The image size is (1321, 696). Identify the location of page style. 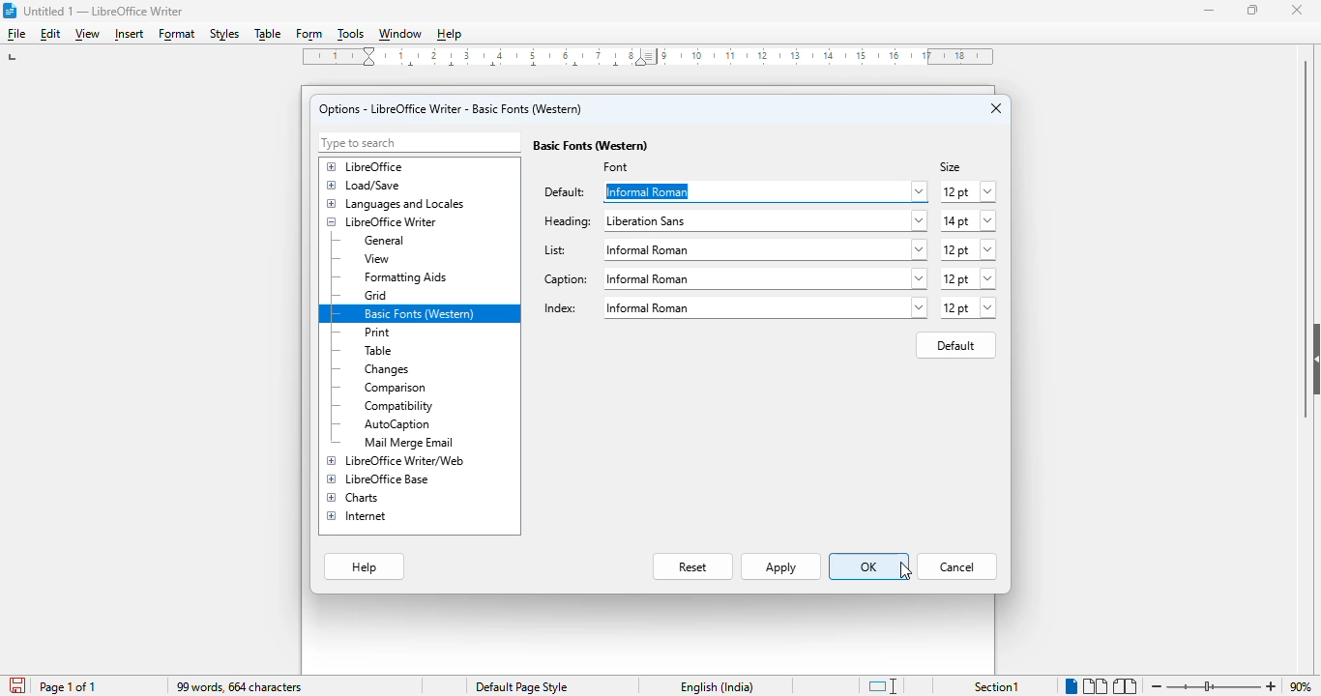
(522, 687).